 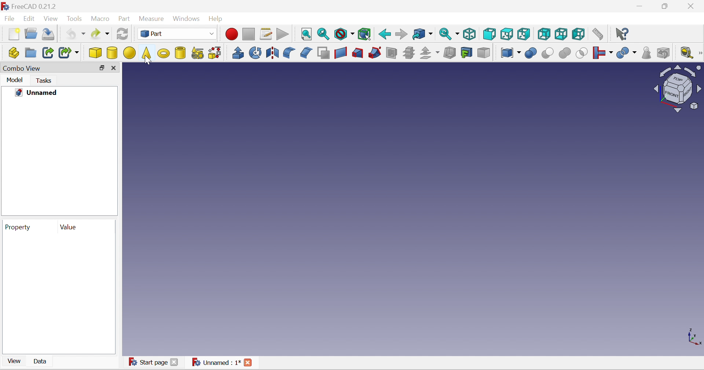 I want to click on Value, so click(x=67, y=227).